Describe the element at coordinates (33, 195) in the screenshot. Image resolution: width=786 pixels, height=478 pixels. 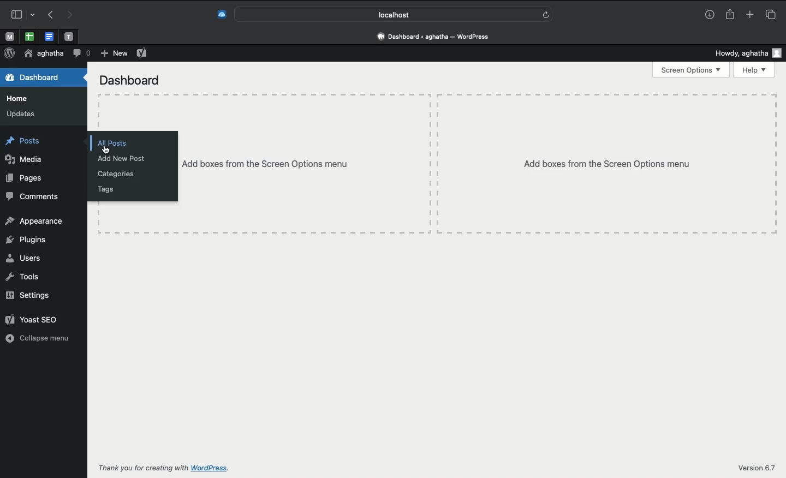
I see `Comments` at that location.